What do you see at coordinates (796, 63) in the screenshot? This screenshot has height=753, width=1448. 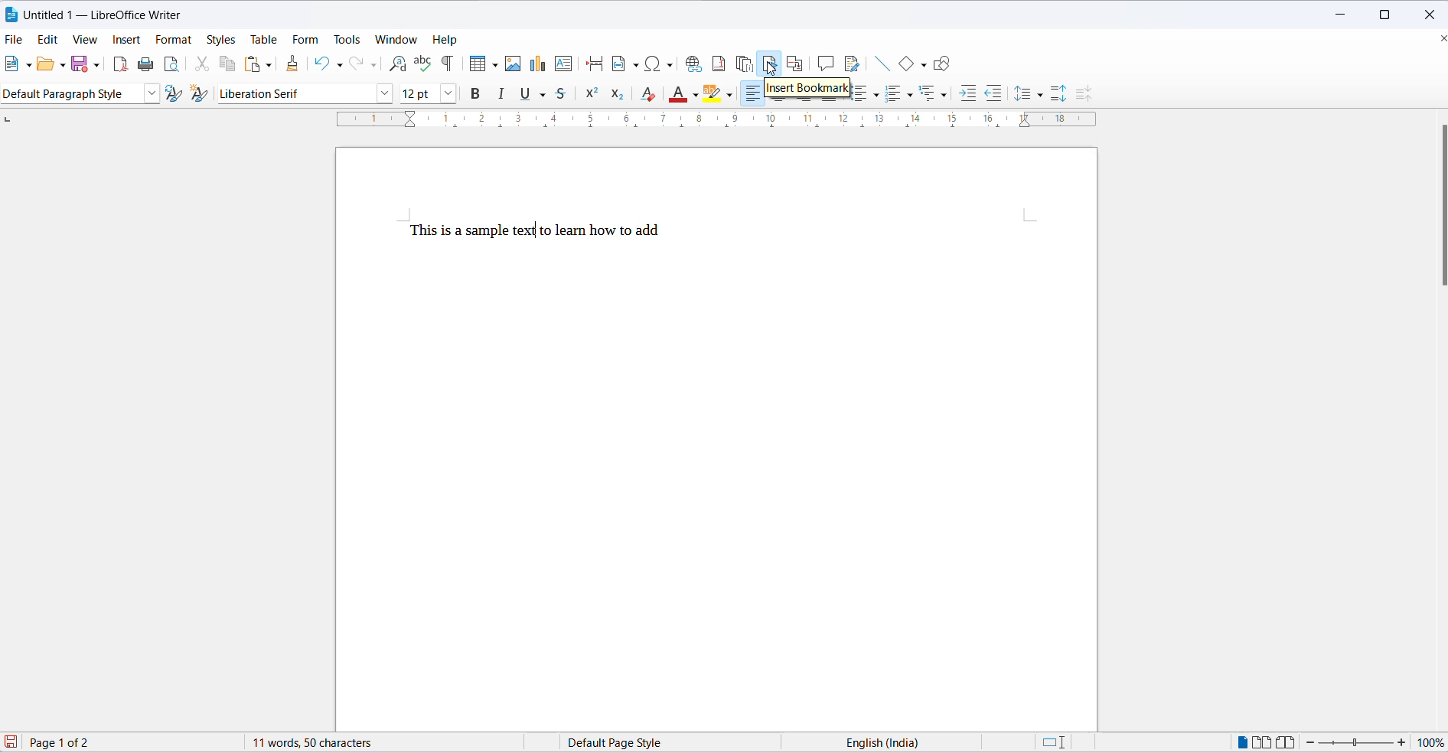 I see `insert cross reference` at bounding box center [796, 63].